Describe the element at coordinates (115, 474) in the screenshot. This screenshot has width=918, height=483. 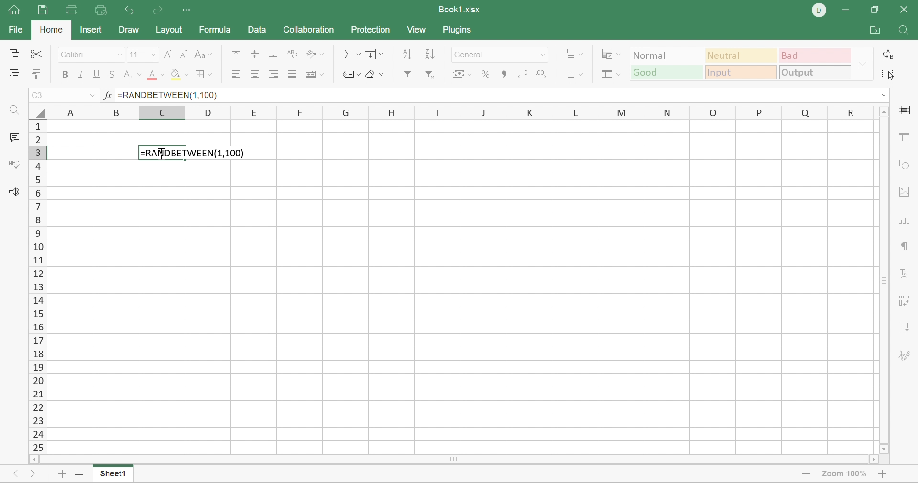
I see `Sheet1` at that location.